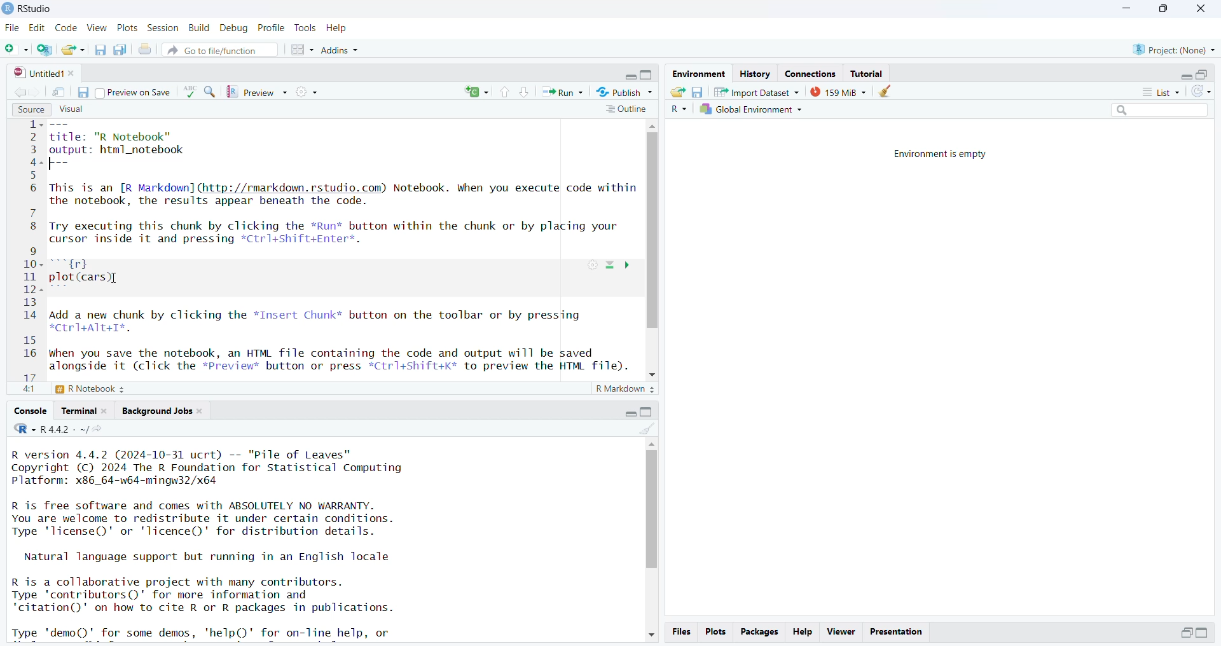 The height and width of the screenshot is (646, 1221). Describe the element at coordinates (651, 540) in the screenshot. I see `scrollbar` at that location.